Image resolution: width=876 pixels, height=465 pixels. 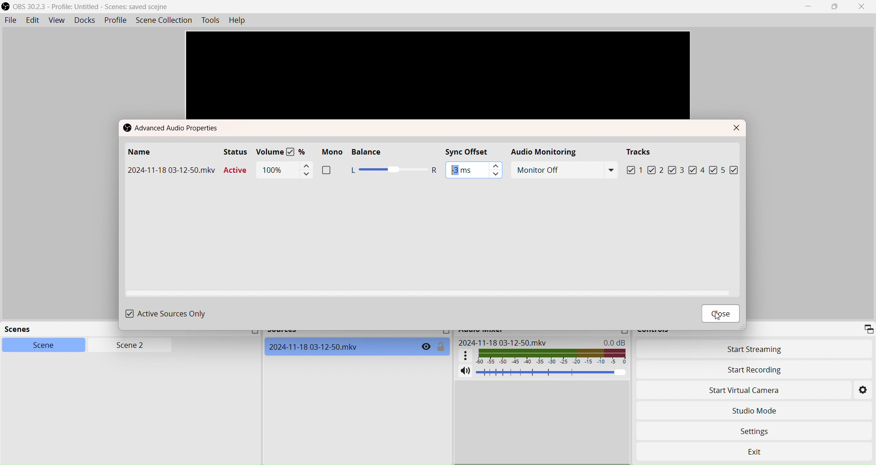 What do you see at coordinates (565, 170) in the screenshot?
I see `Monitor off` at bounding box center [565, 170].